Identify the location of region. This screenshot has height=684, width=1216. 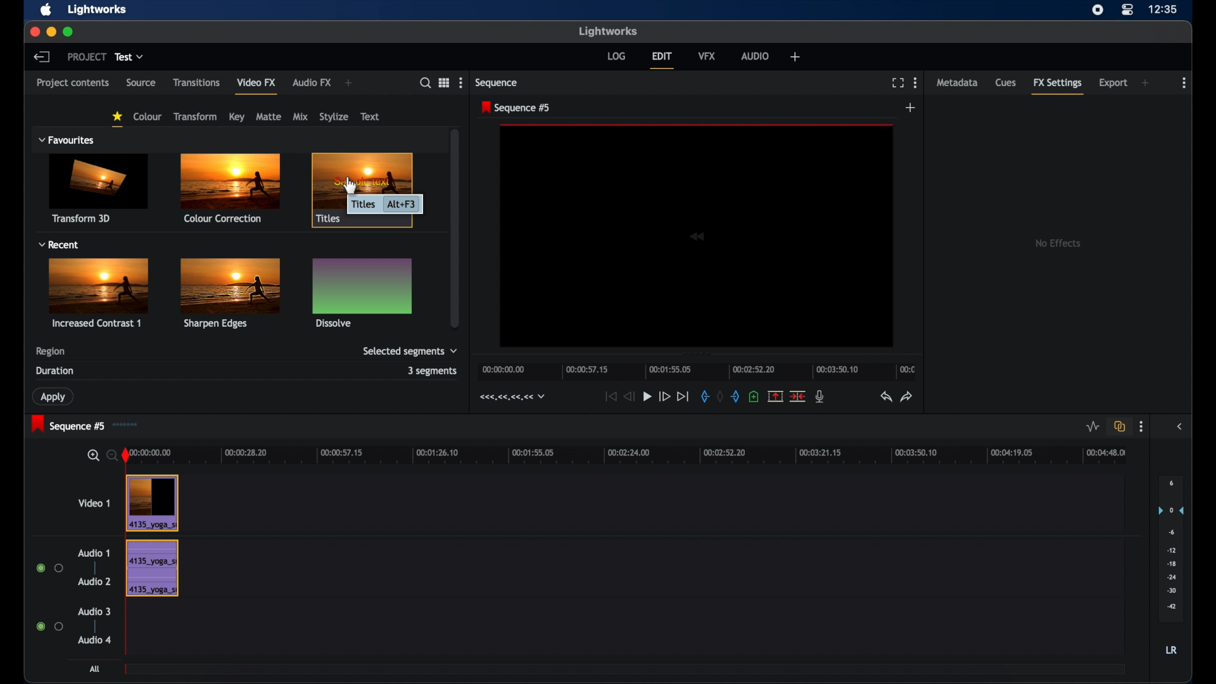
(51, 351).